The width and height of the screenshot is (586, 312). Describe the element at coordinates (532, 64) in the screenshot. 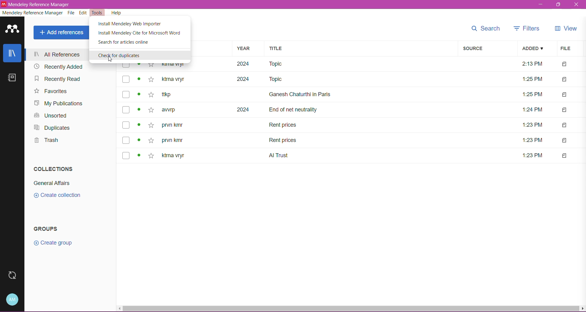

I see `time` at that location.